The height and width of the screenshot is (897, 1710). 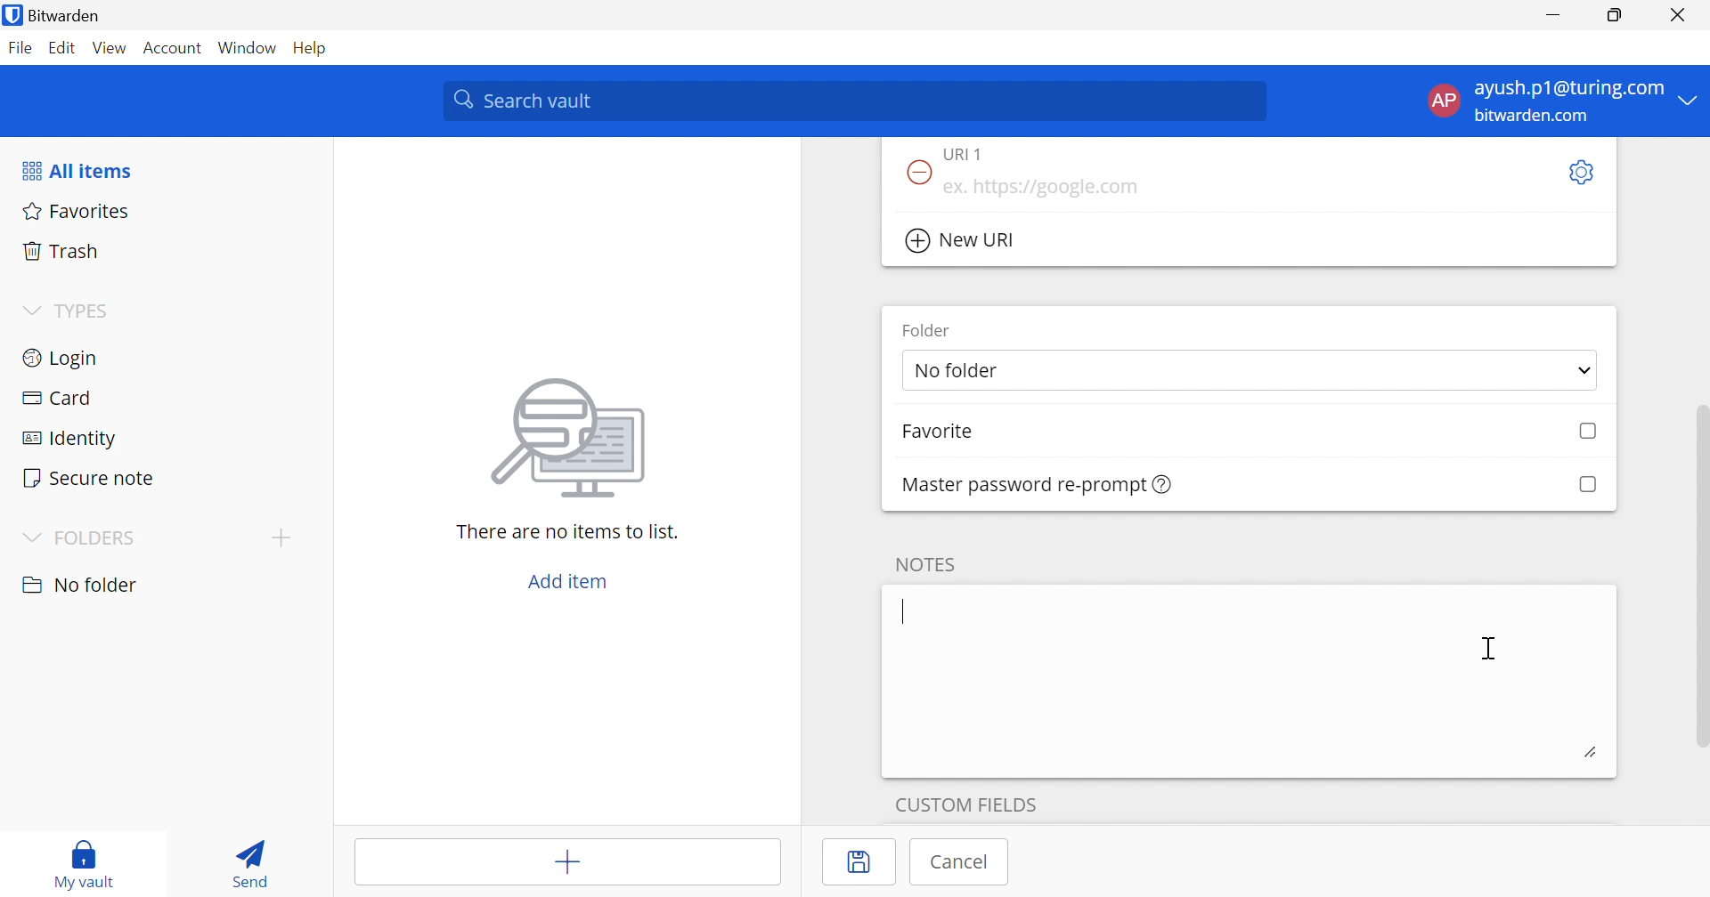 What do you see at coordinates (1250, 680) in the screenshot?
I see `Notes writing area` at bounding box center [1250, 680].